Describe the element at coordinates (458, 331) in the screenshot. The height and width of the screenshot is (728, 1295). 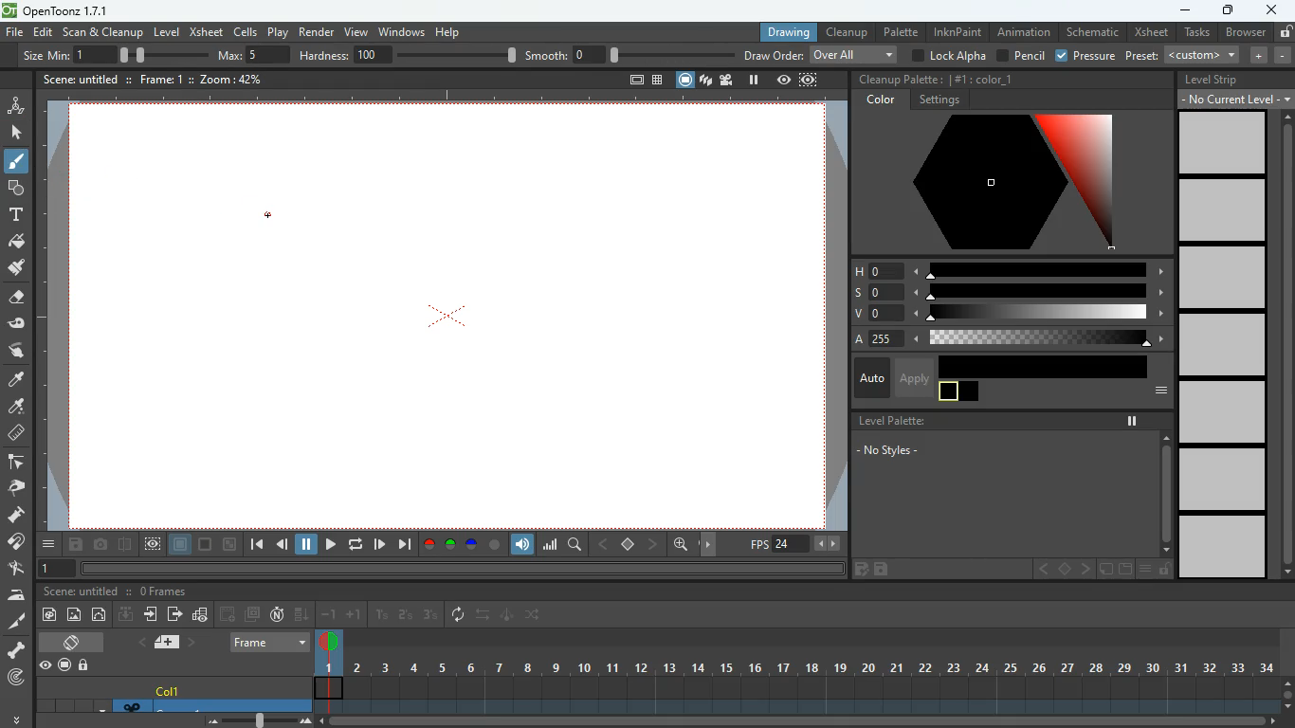
I see `screen` at that location.